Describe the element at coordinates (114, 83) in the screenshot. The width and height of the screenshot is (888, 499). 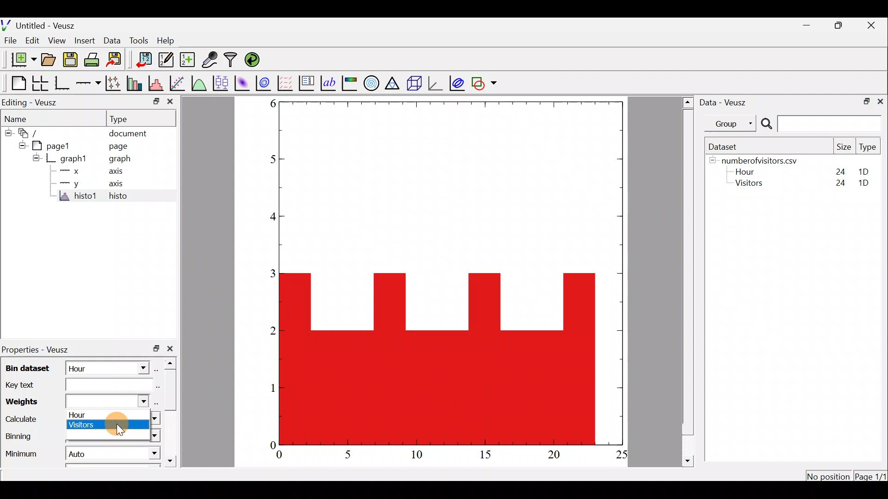
I see `plot points with lines and error bars` at that location.